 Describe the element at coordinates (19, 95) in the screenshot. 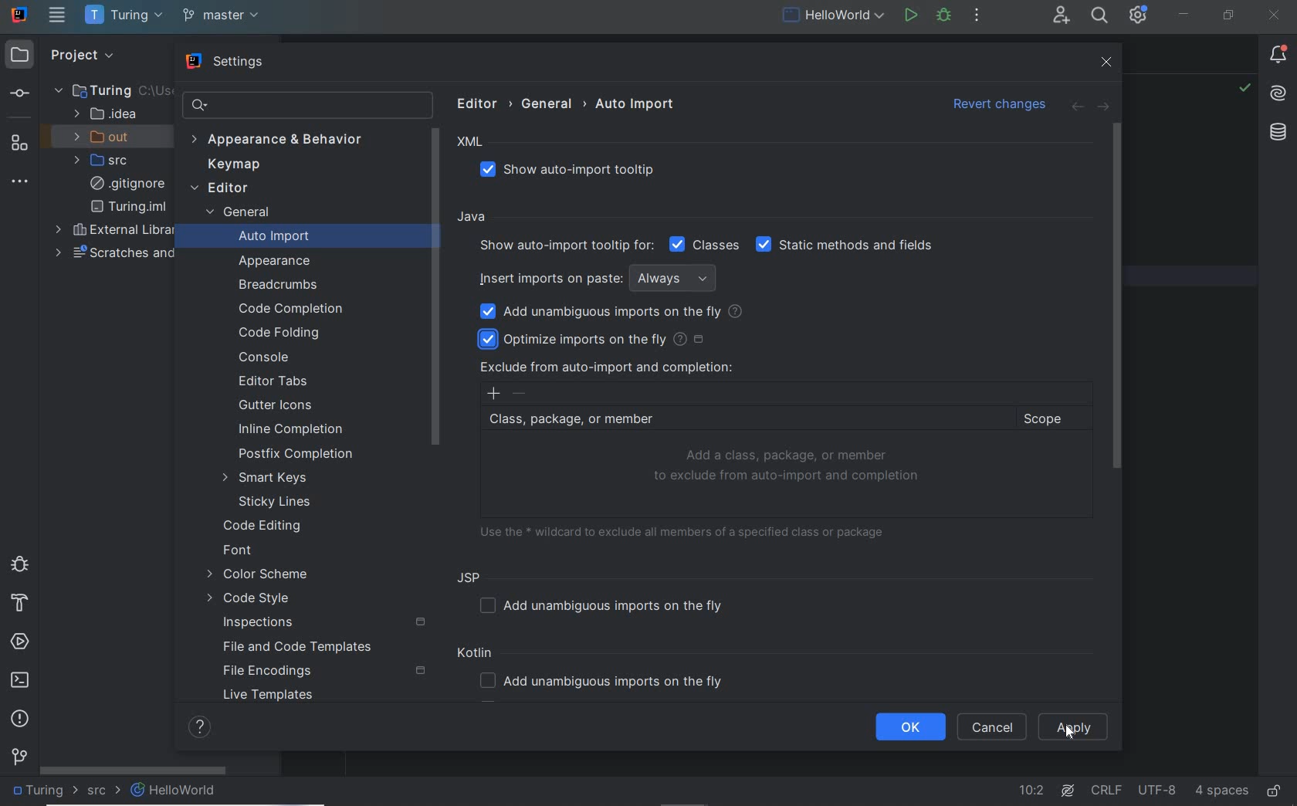

I see `commit` at that location.